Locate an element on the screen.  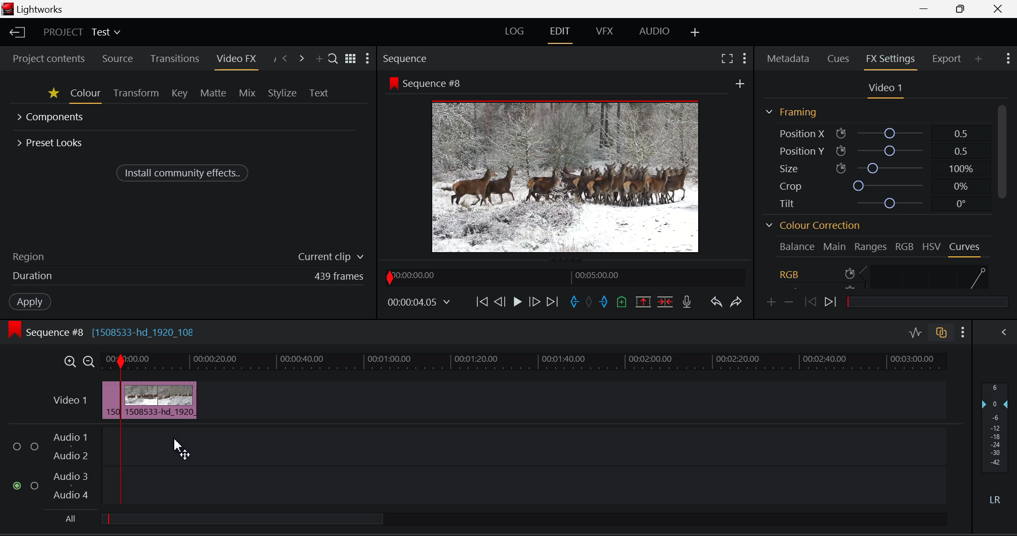
Install community effects is located at coordinates (184, 172).